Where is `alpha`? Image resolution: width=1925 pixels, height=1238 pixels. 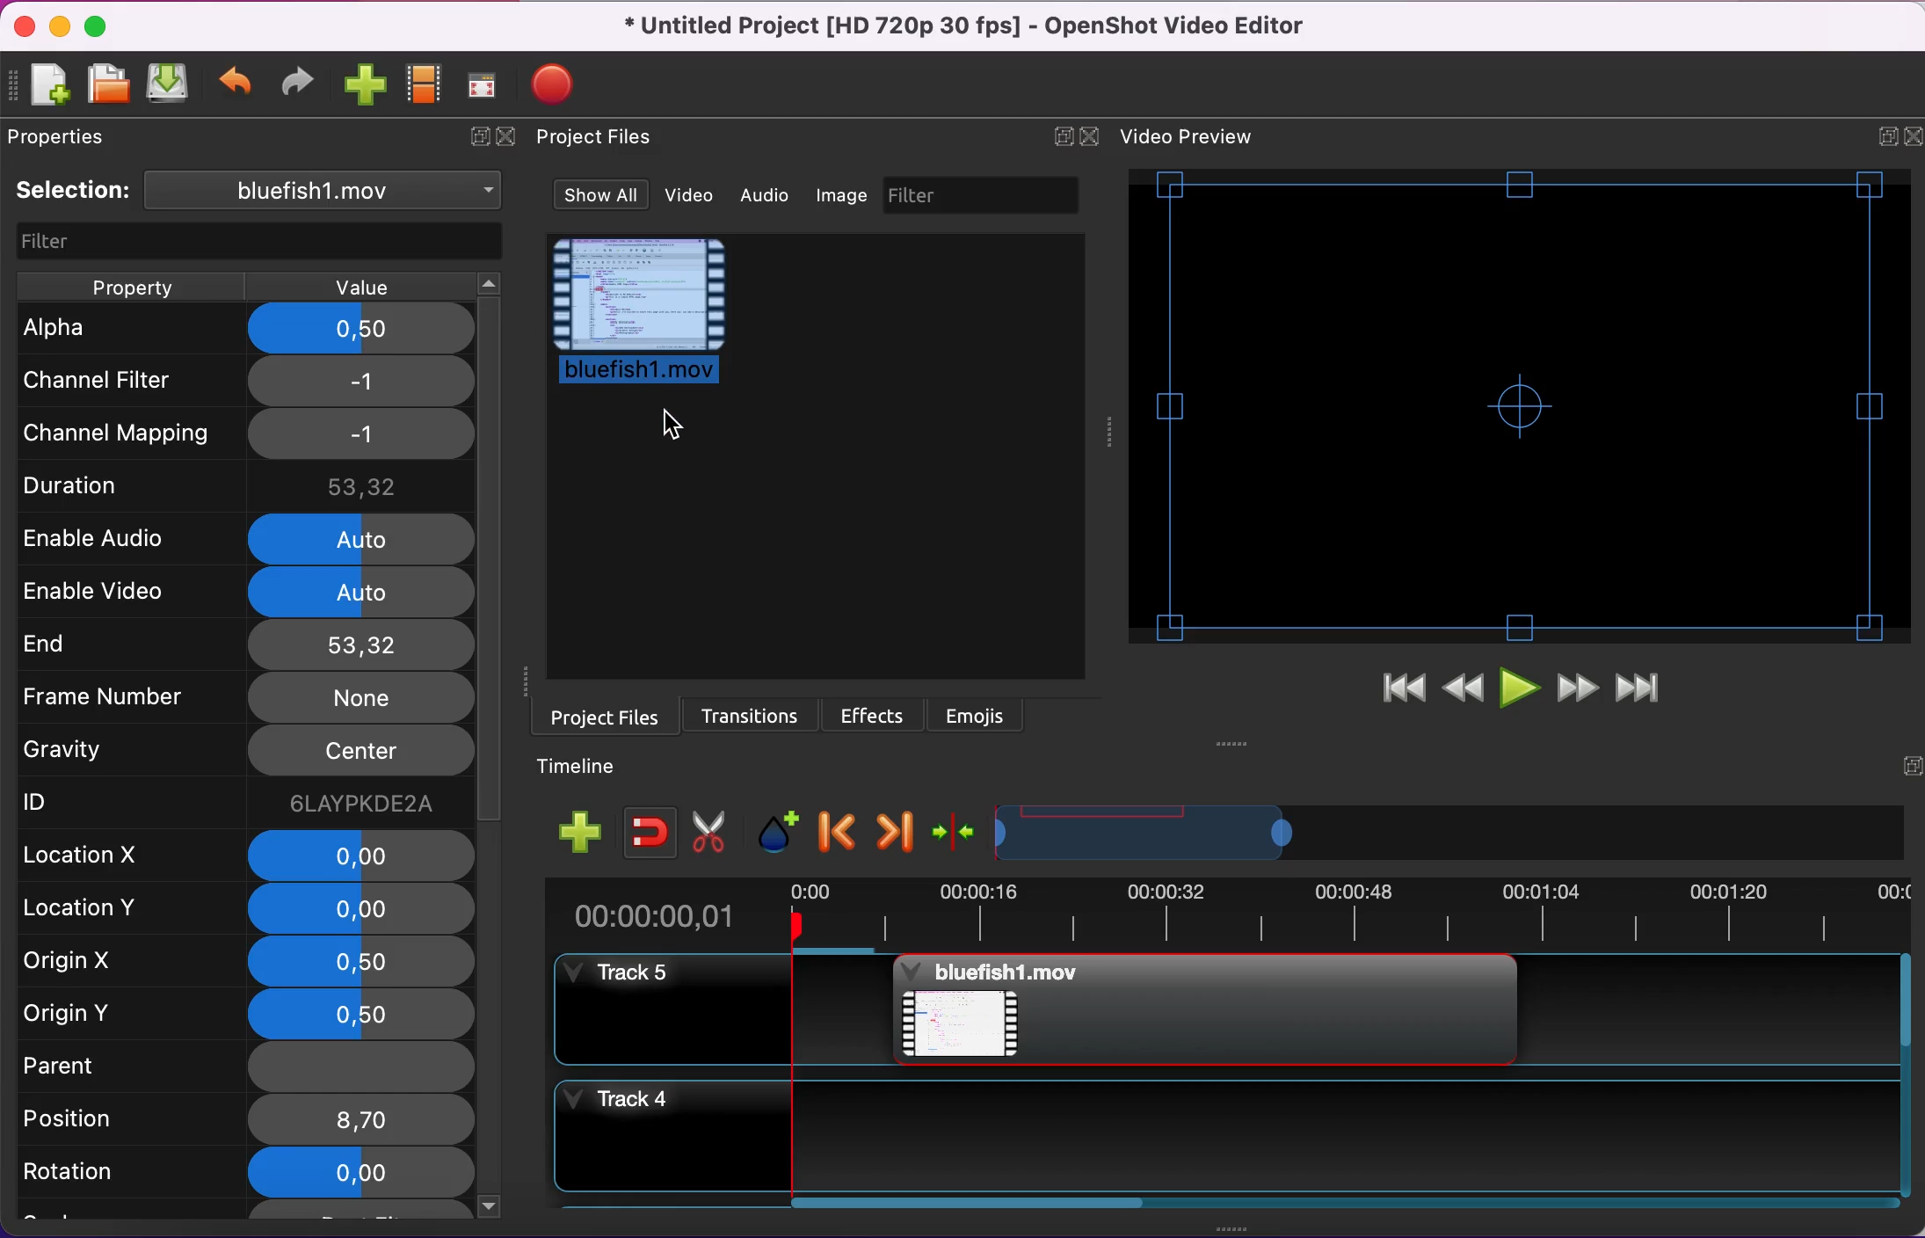 alpha is located at coordinates (128, 329).